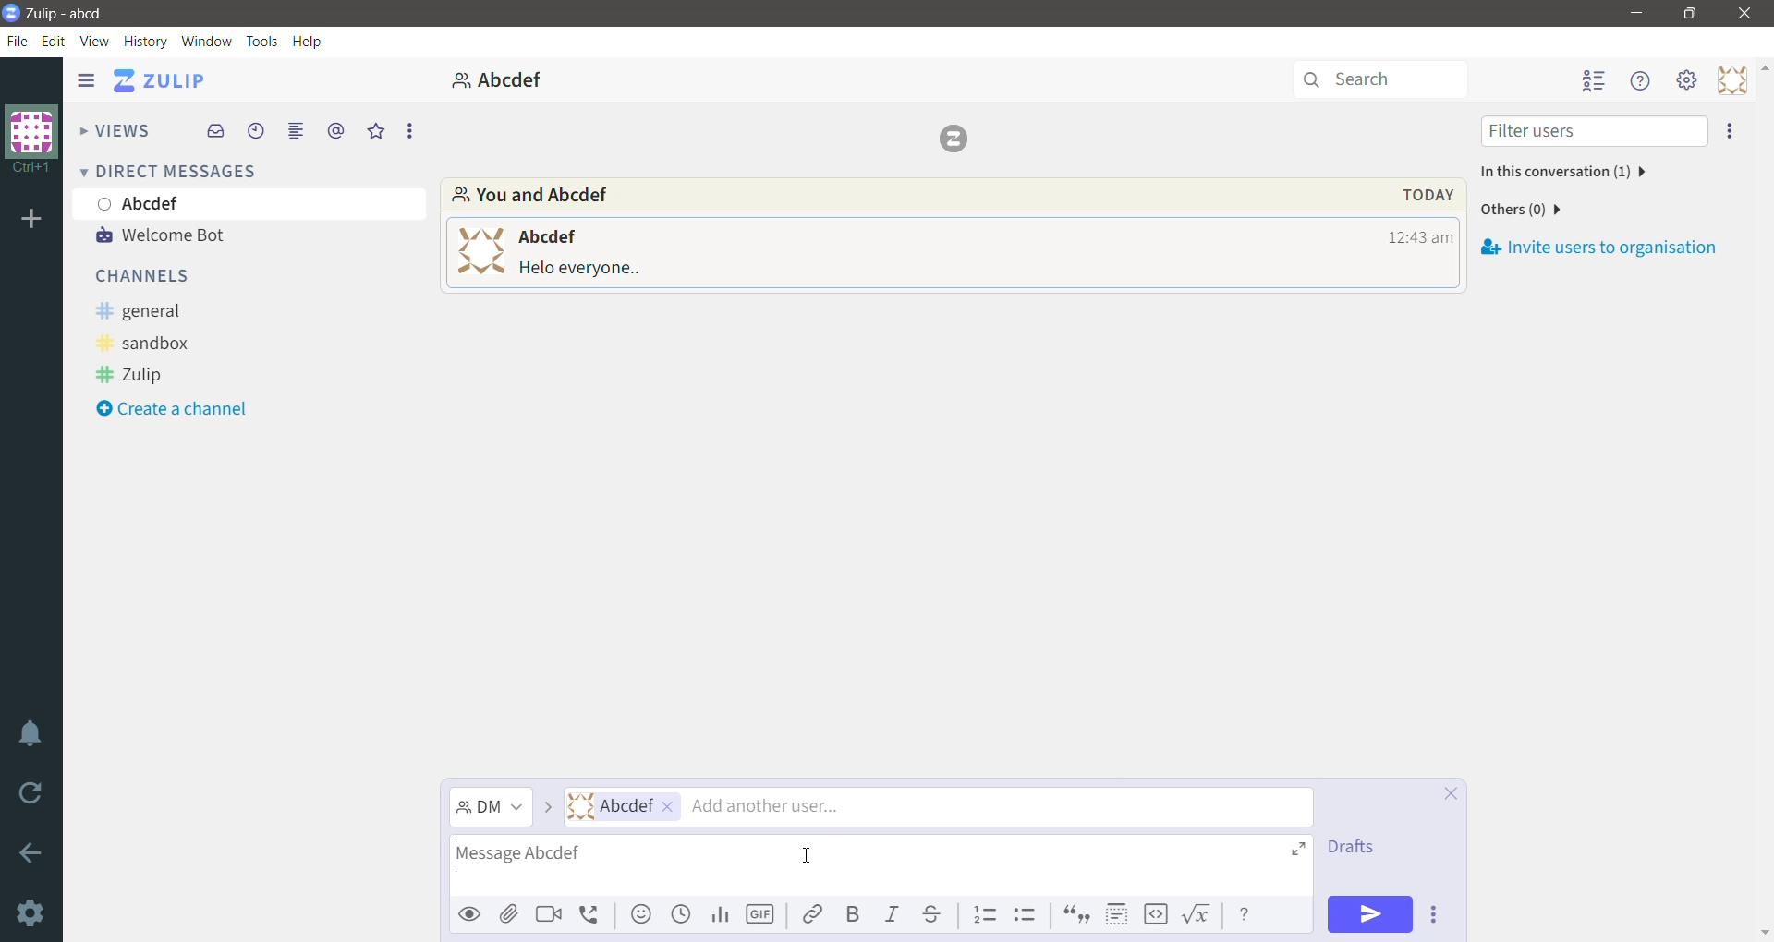  I want to click on Vertical Scroll Bar, so click(1763, 500).